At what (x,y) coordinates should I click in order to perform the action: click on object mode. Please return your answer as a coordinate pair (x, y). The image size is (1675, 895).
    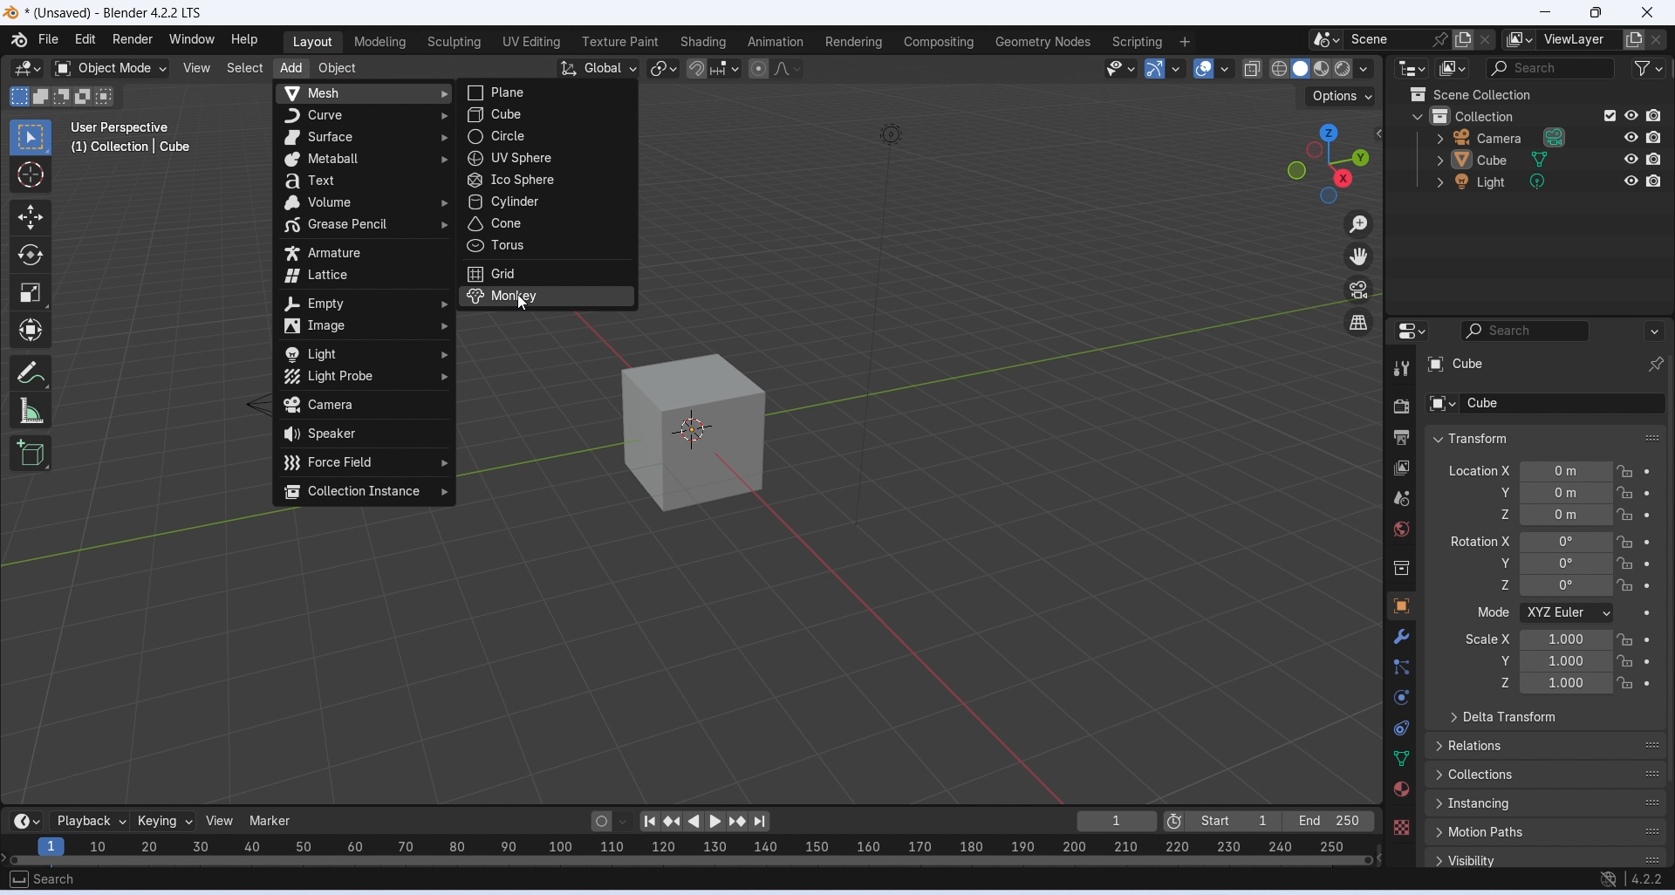
    Looking at the image, I should click on (111, 69).